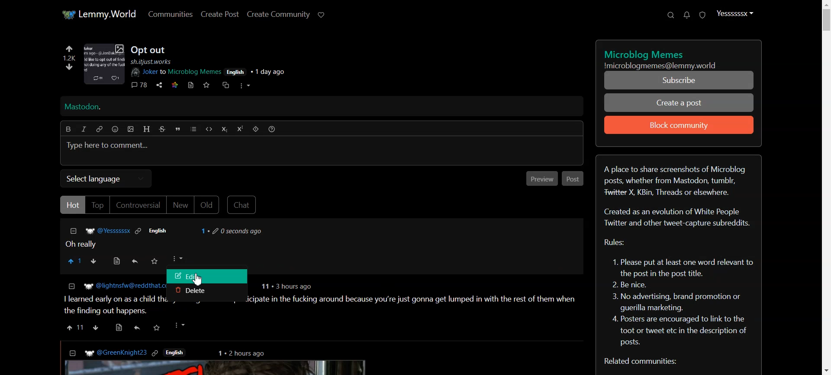 This screenshot has height=375, width=831. I want to click on Reply, so click(135, 261).